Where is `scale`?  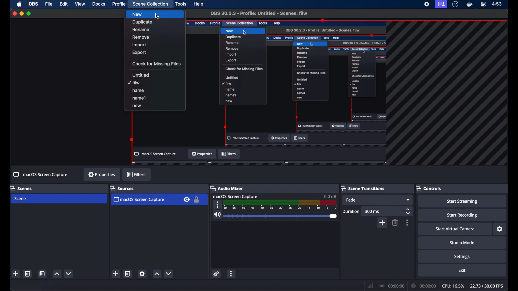
scale is located at coordinates (281, 205).